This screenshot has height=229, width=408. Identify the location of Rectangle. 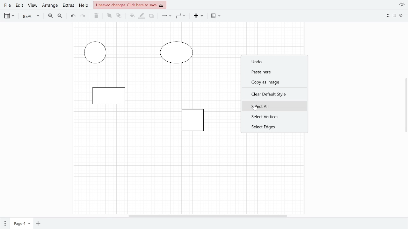
(109, 96).